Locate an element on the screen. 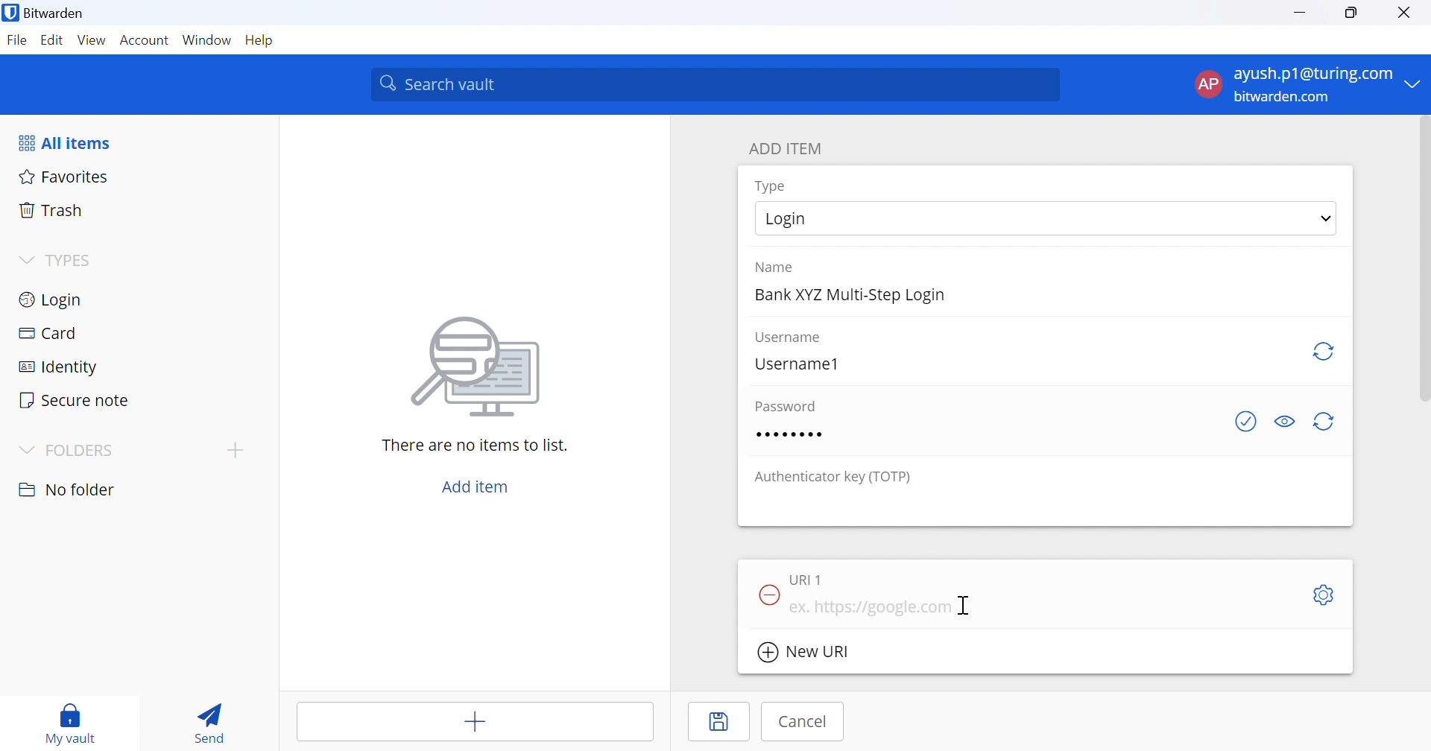 This screenshot has width=1431, height=751. There are no items to list. is located at coordinates (476, 446).